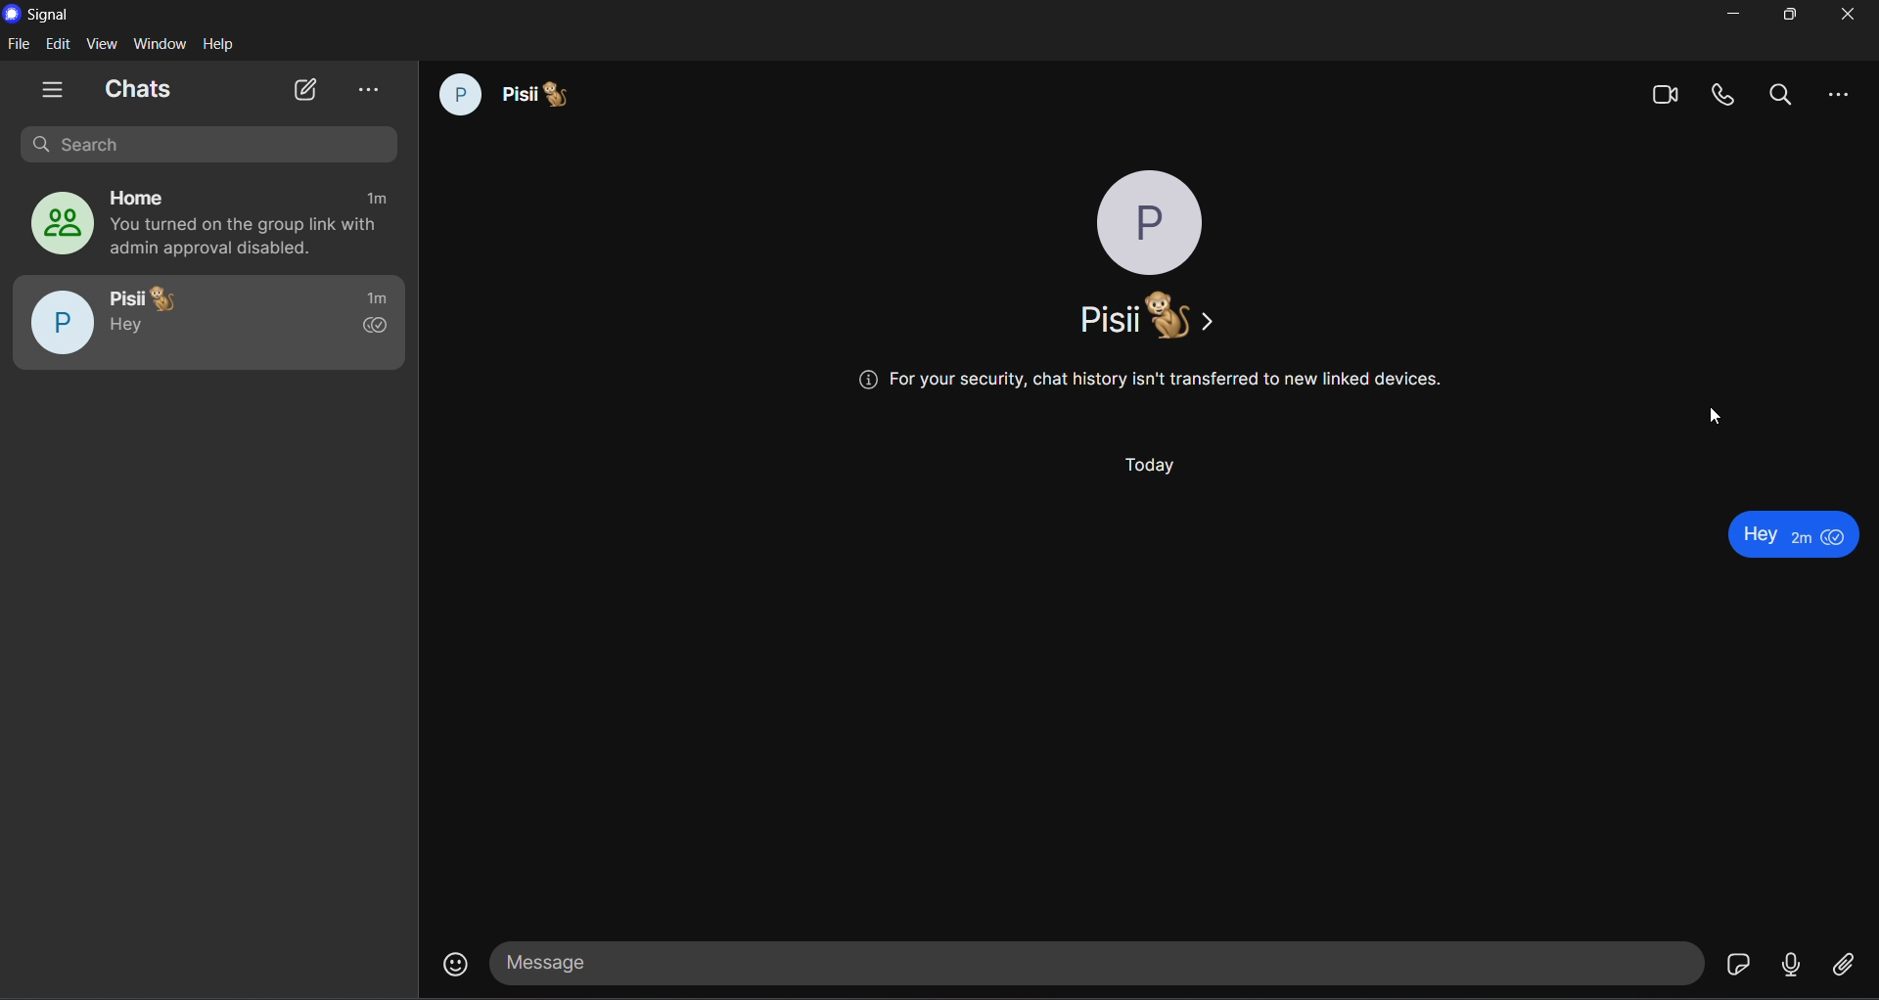 The image size is (1879, 1000). Describe the element at coordinates (1741, 964) in the screenshot. I see `stickers` at that location.